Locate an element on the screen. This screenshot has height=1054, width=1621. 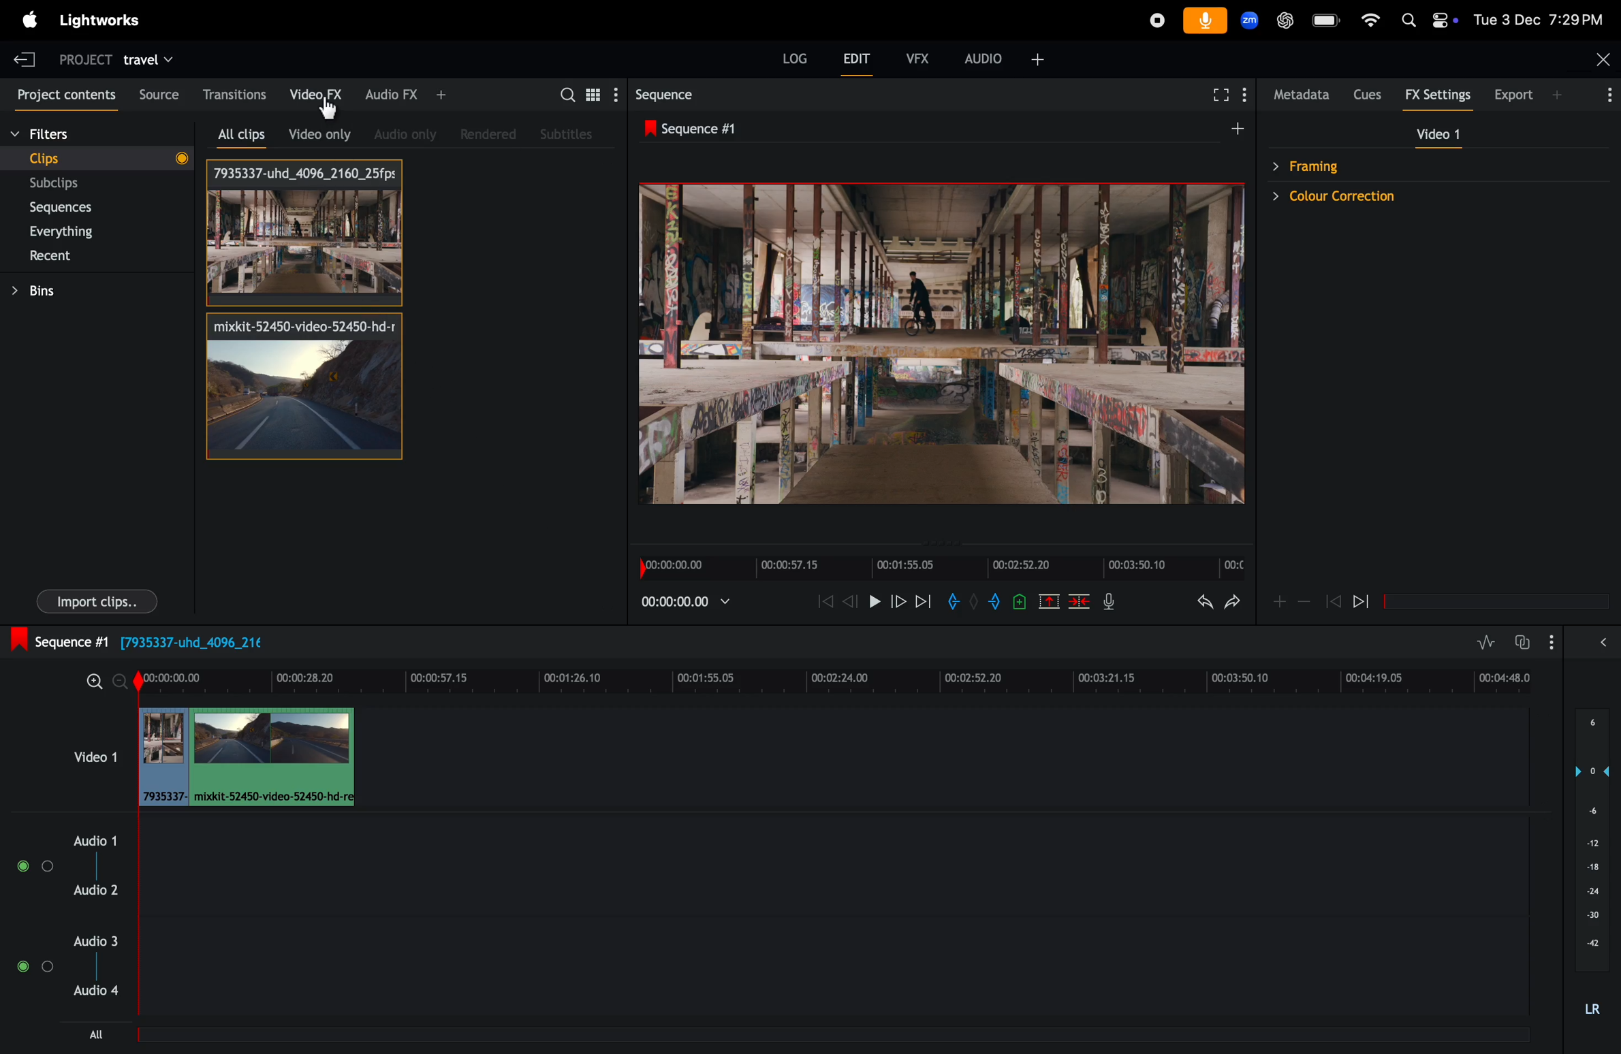
Audio Vfx is located at coordinates (407, 95).